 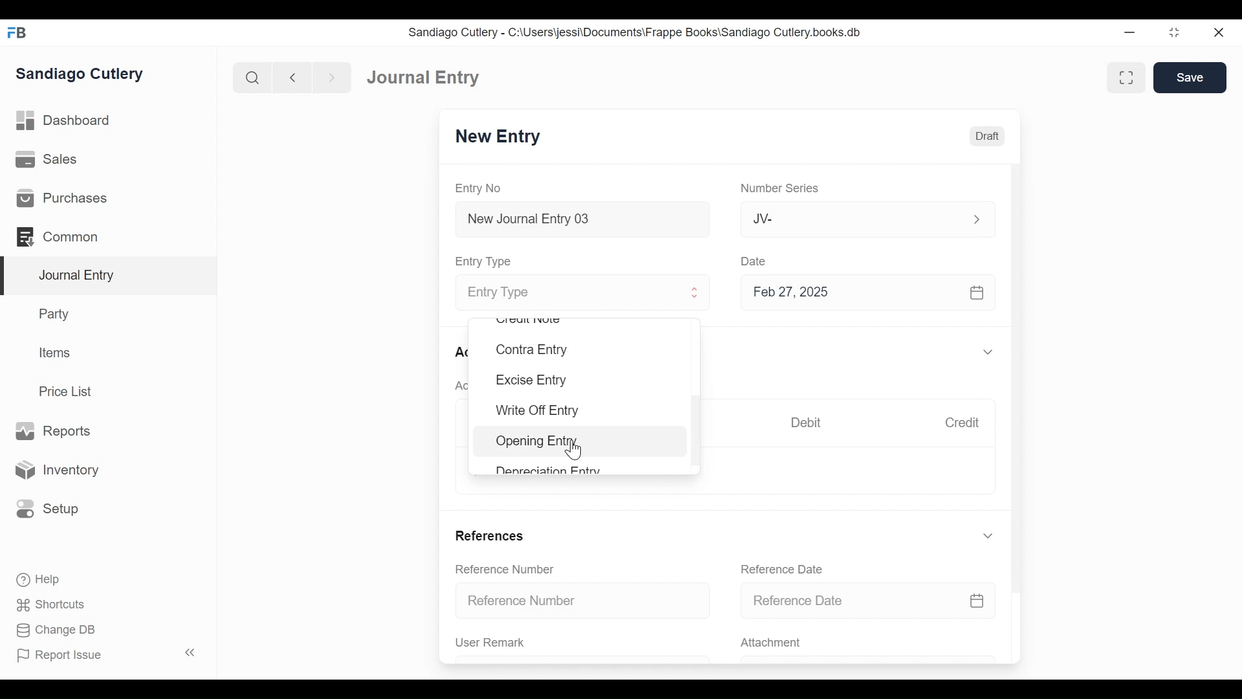 I want to click on Sandiago Cutlery - C:\Users\jessi\Documents\Frappe Books\Sandiago Cutlery.books.db, so click(x=635, y=32).